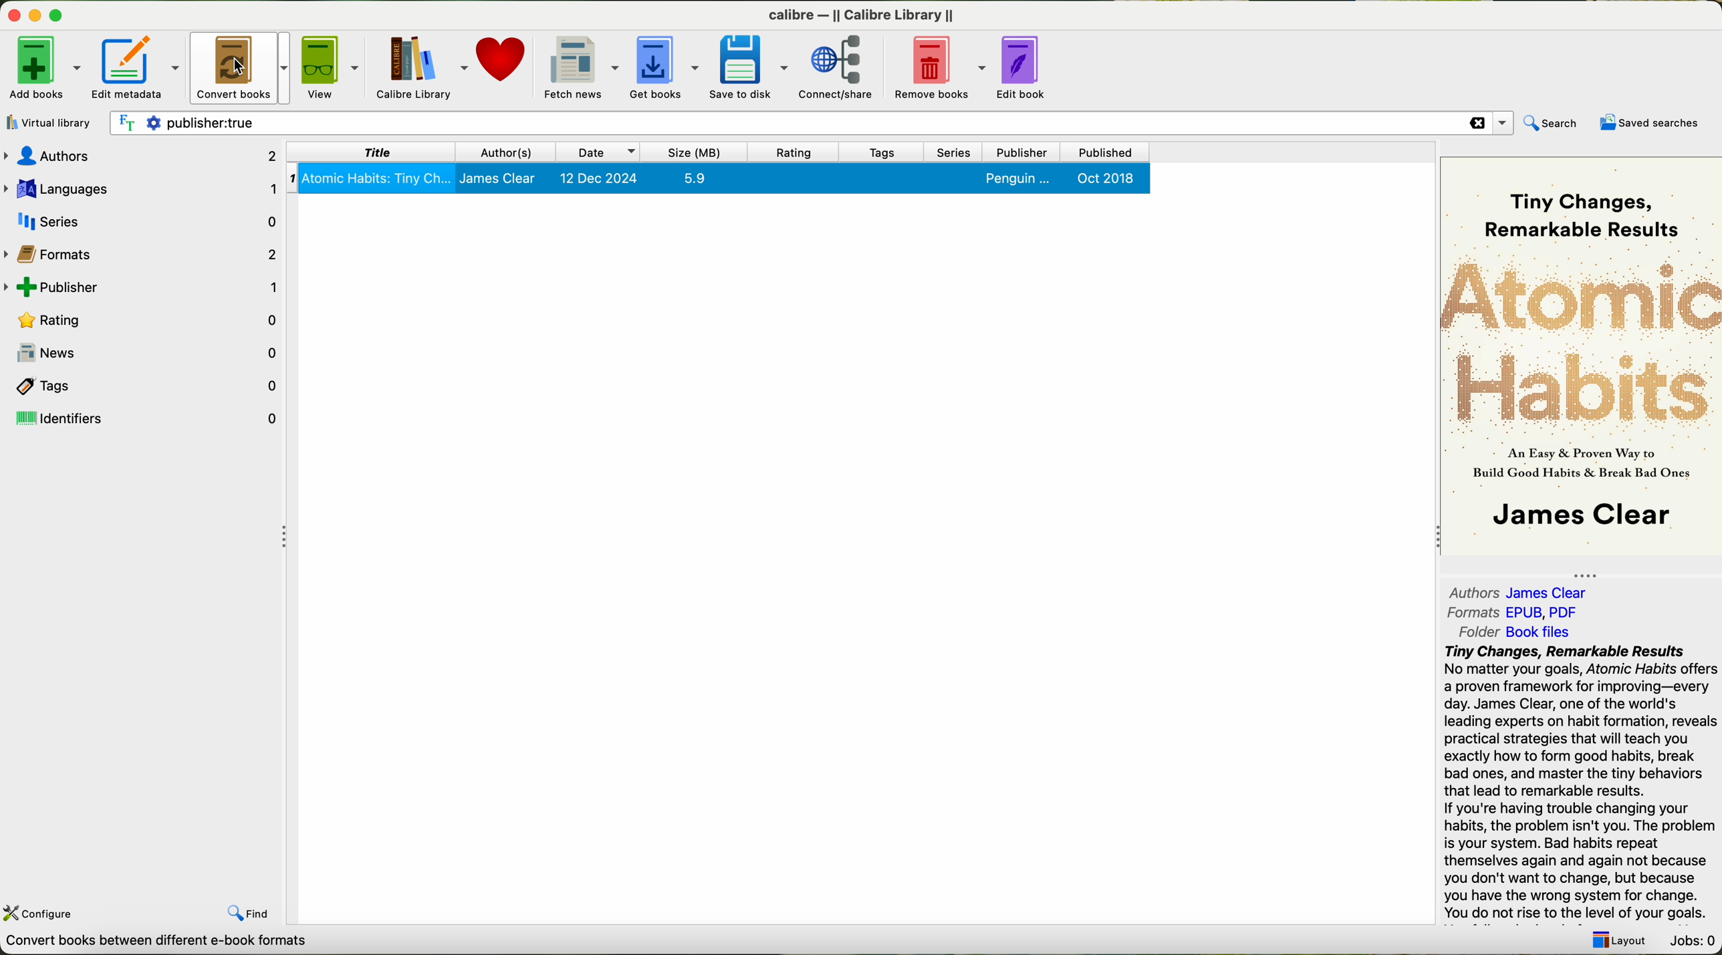  I want to click on layout, so click(1615, 940).